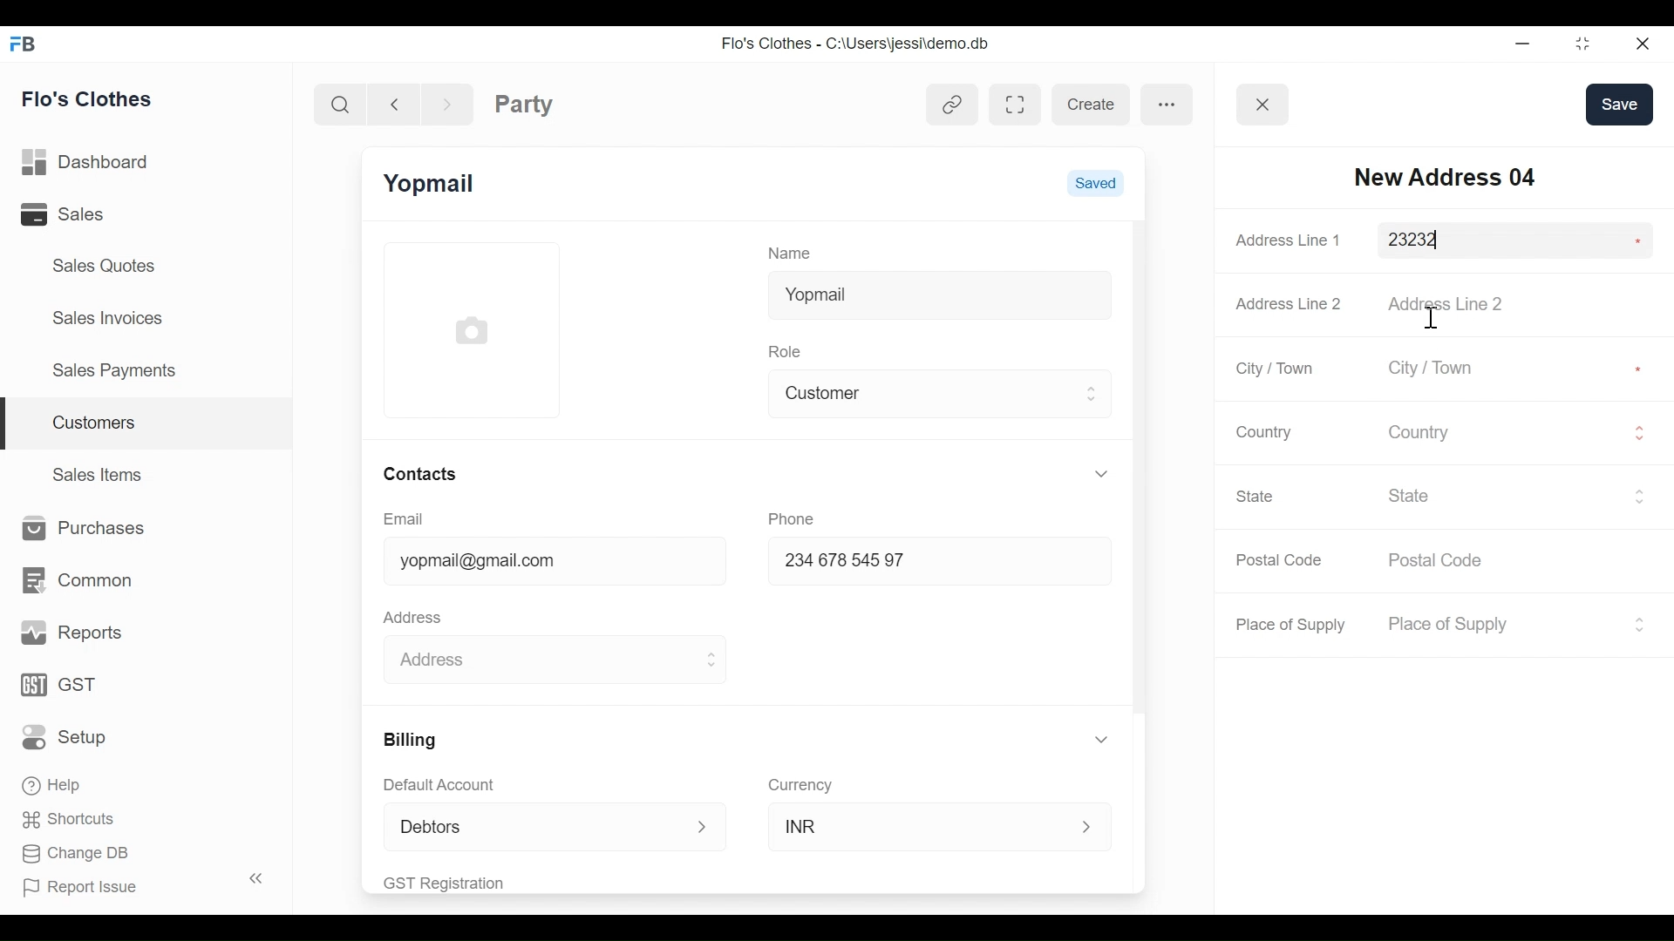  Describe the element at coordinates (1445, 176) in the screenshot. I see `New Address 04` at that location.